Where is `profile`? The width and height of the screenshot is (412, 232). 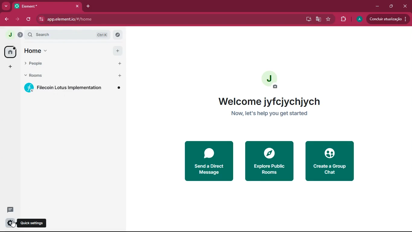 profile is located at coordinates (358, 19).